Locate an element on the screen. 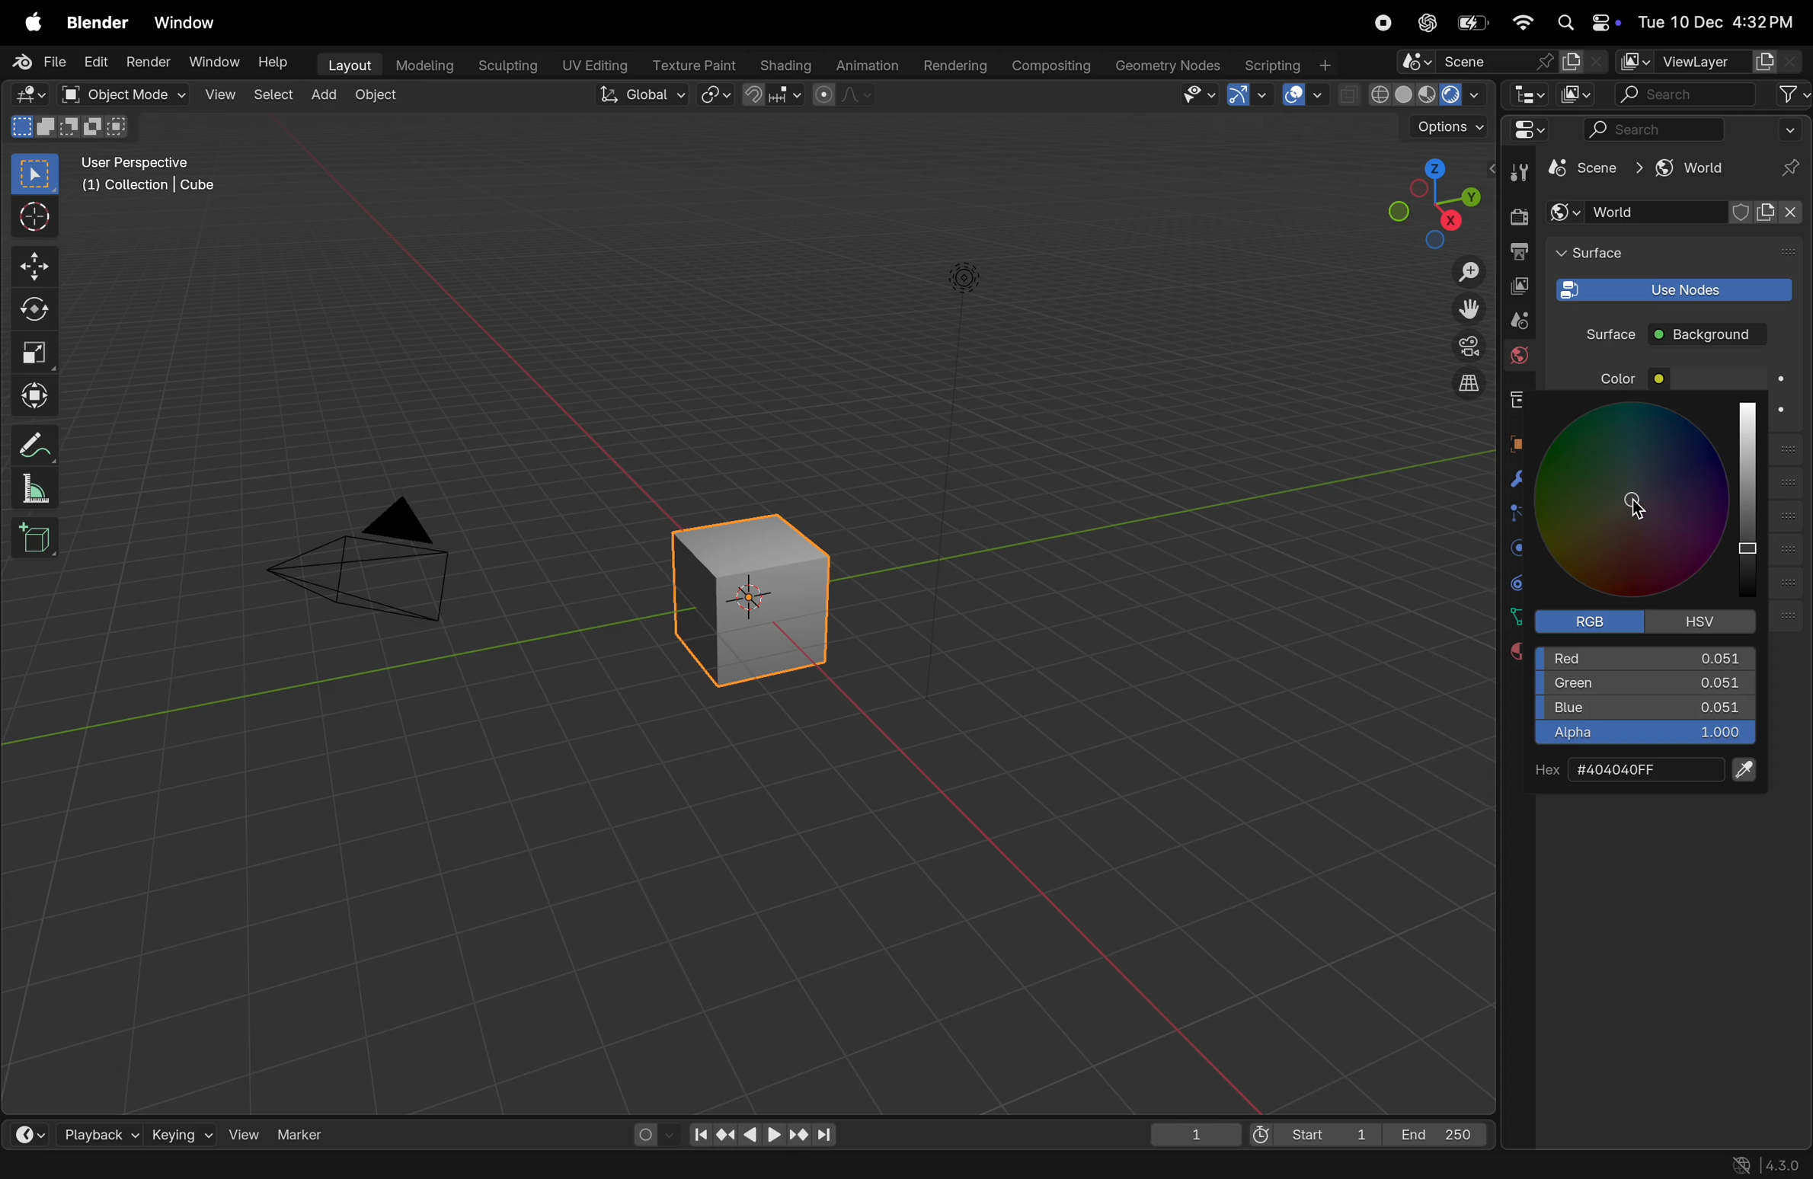 The image size is (1813, 1179). object mode is located at coordinates (126, 94).